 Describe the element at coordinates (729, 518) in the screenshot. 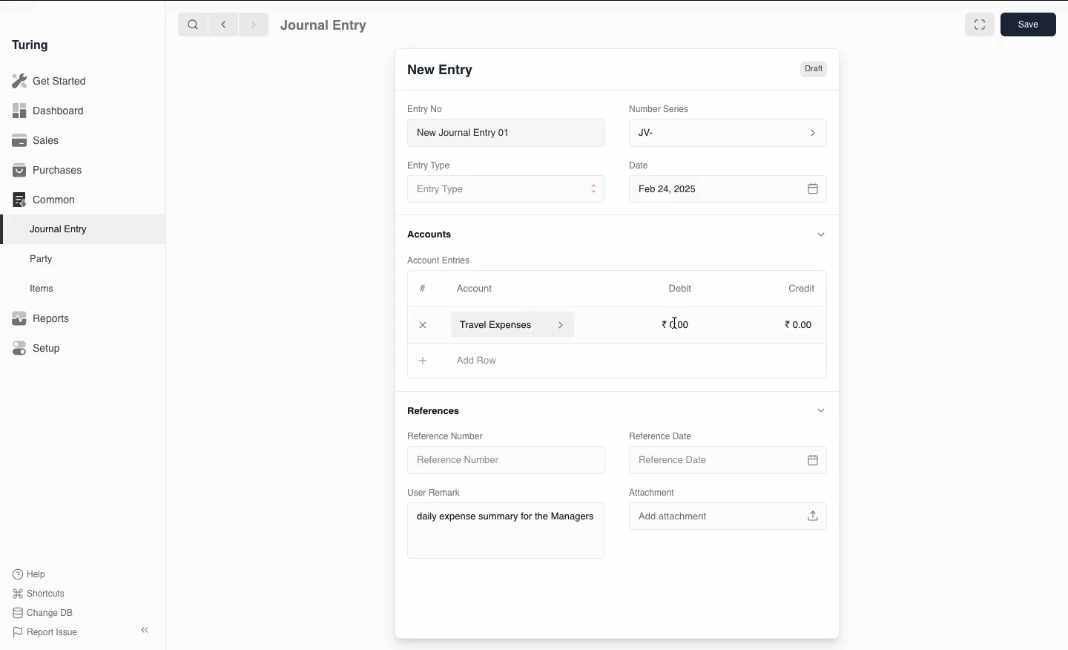

I see `Add attachment` at that location.